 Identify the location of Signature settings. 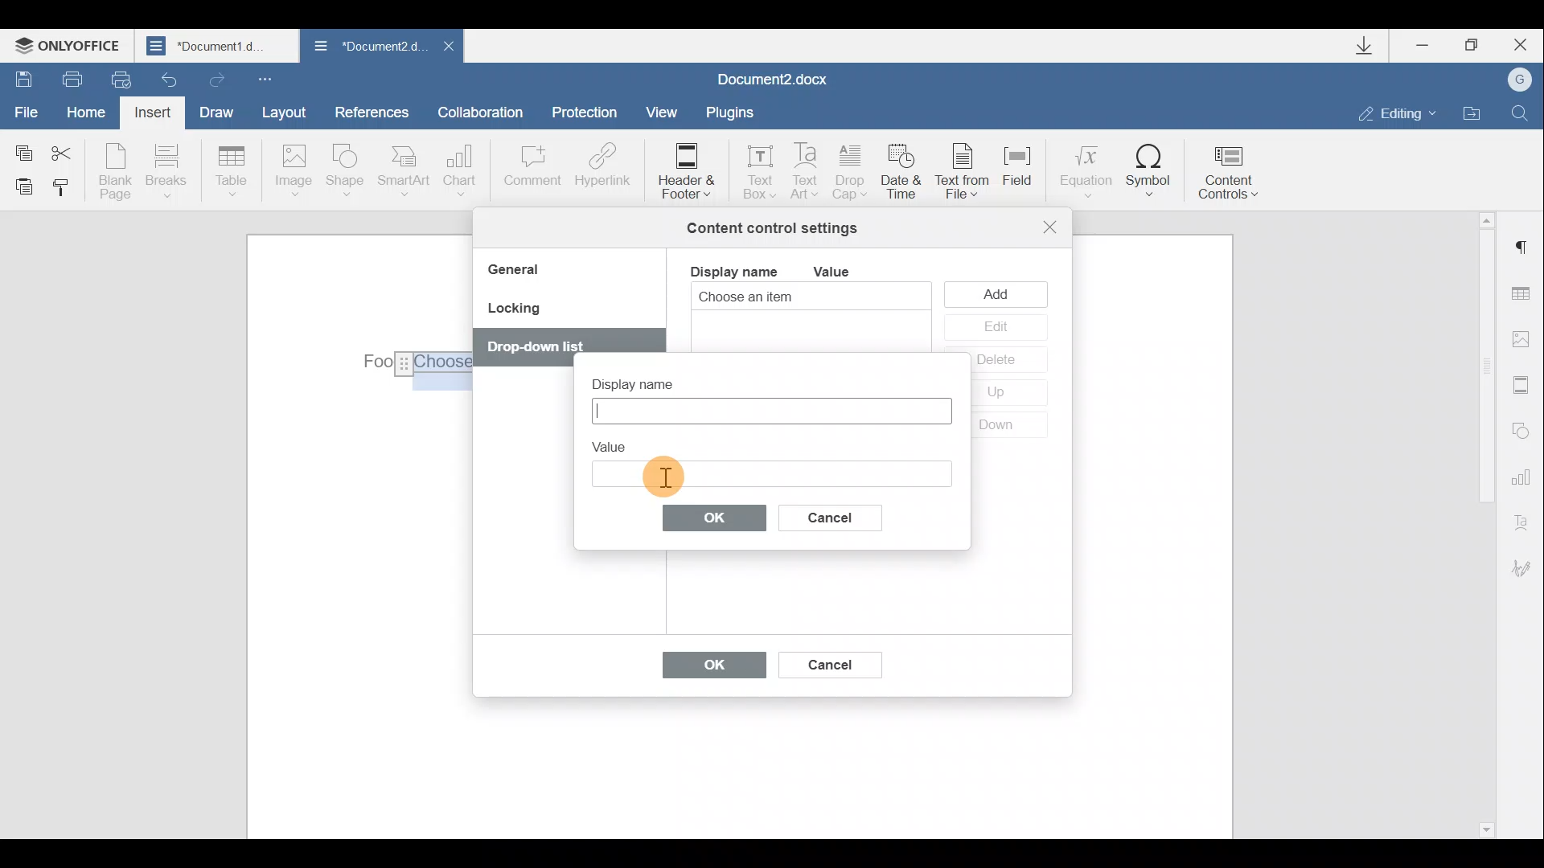
(1528, 568).